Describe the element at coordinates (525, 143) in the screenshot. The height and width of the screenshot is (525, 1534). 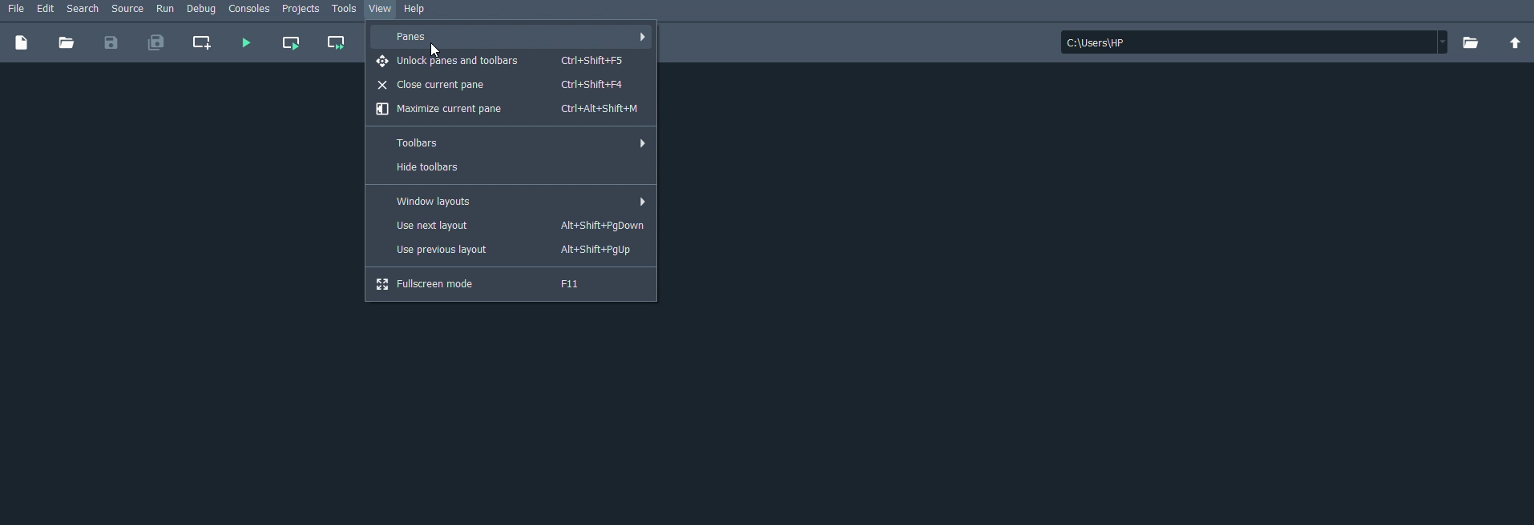
I see `Toolbars` at that location.